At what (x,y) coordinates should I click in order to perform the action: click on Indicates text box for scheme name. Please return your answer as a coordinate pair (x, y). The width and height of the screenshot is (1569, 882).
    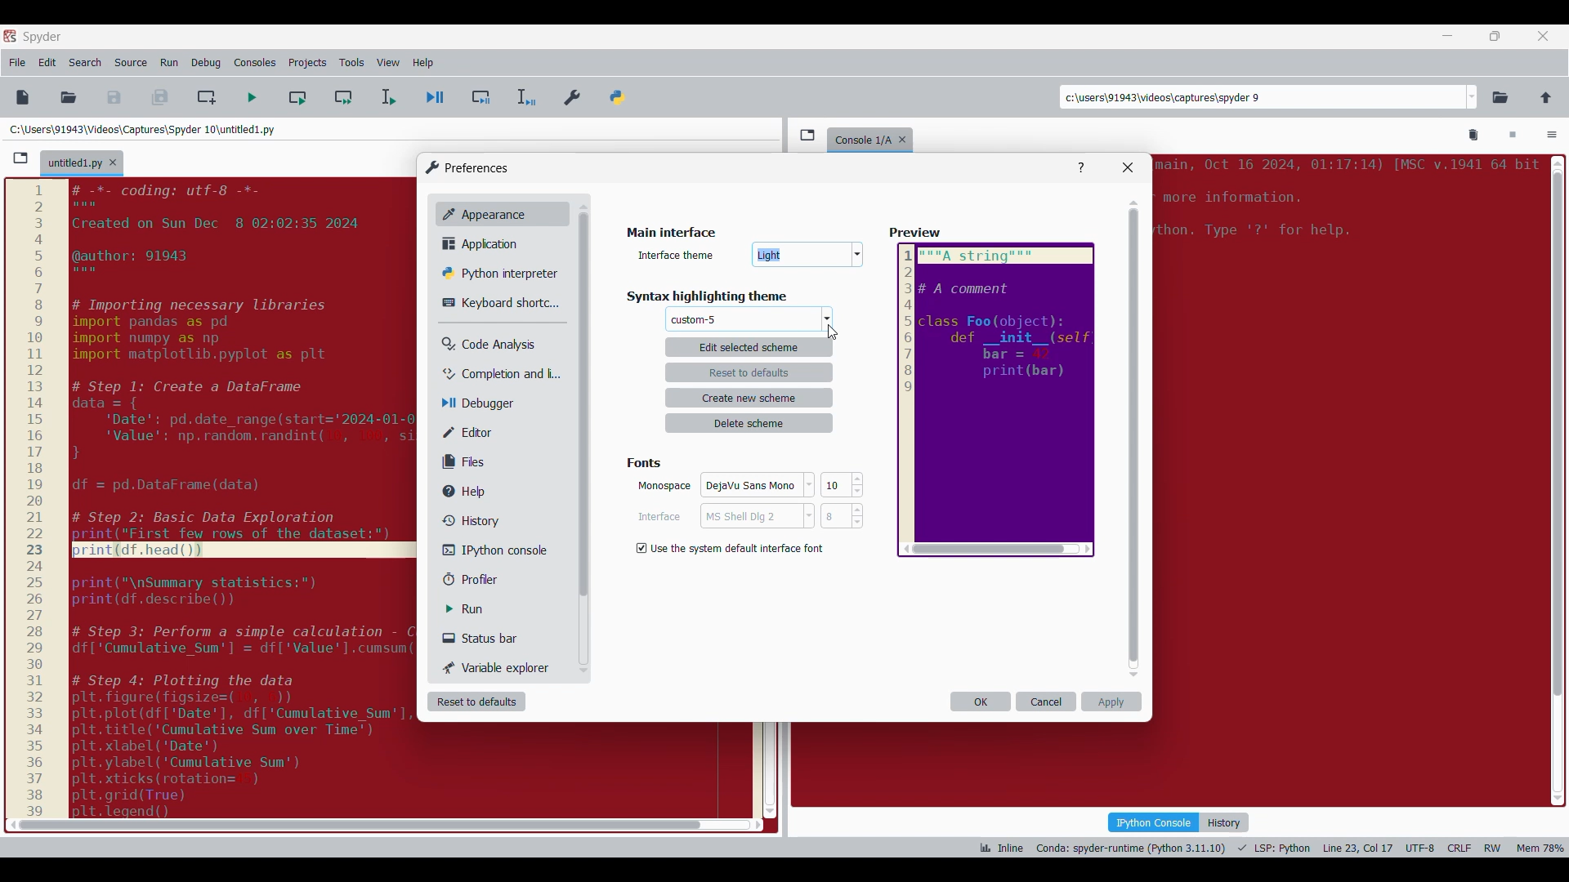
    Looking at the image, I should click on (677, 254).